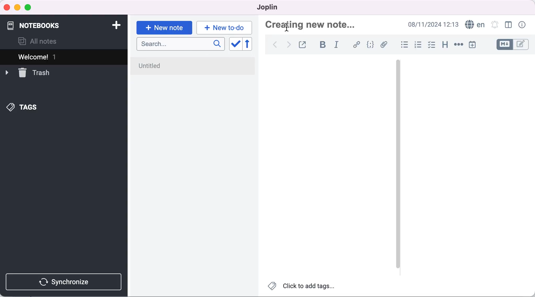  What do you see at coordinates (432, 45) in the screenshot?
I see `checkbox` at bounding box center [432, 45].